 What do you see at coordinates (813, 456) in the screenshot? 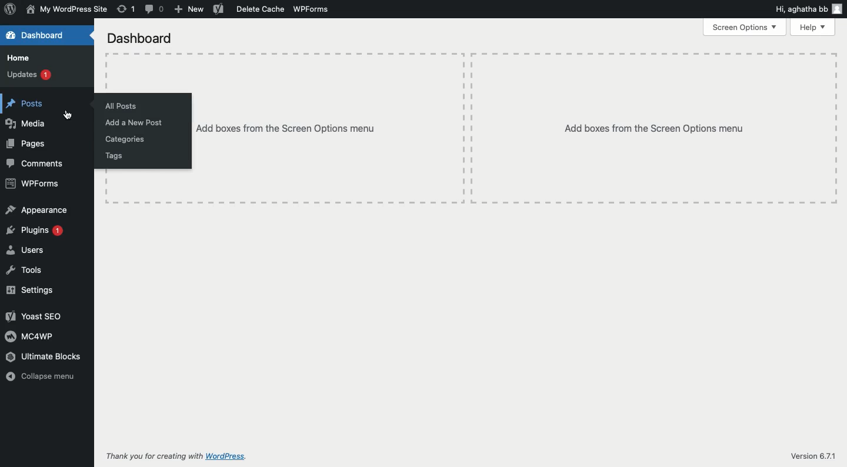
I see `Version 6.7.1` at bounding box center [813, 456].